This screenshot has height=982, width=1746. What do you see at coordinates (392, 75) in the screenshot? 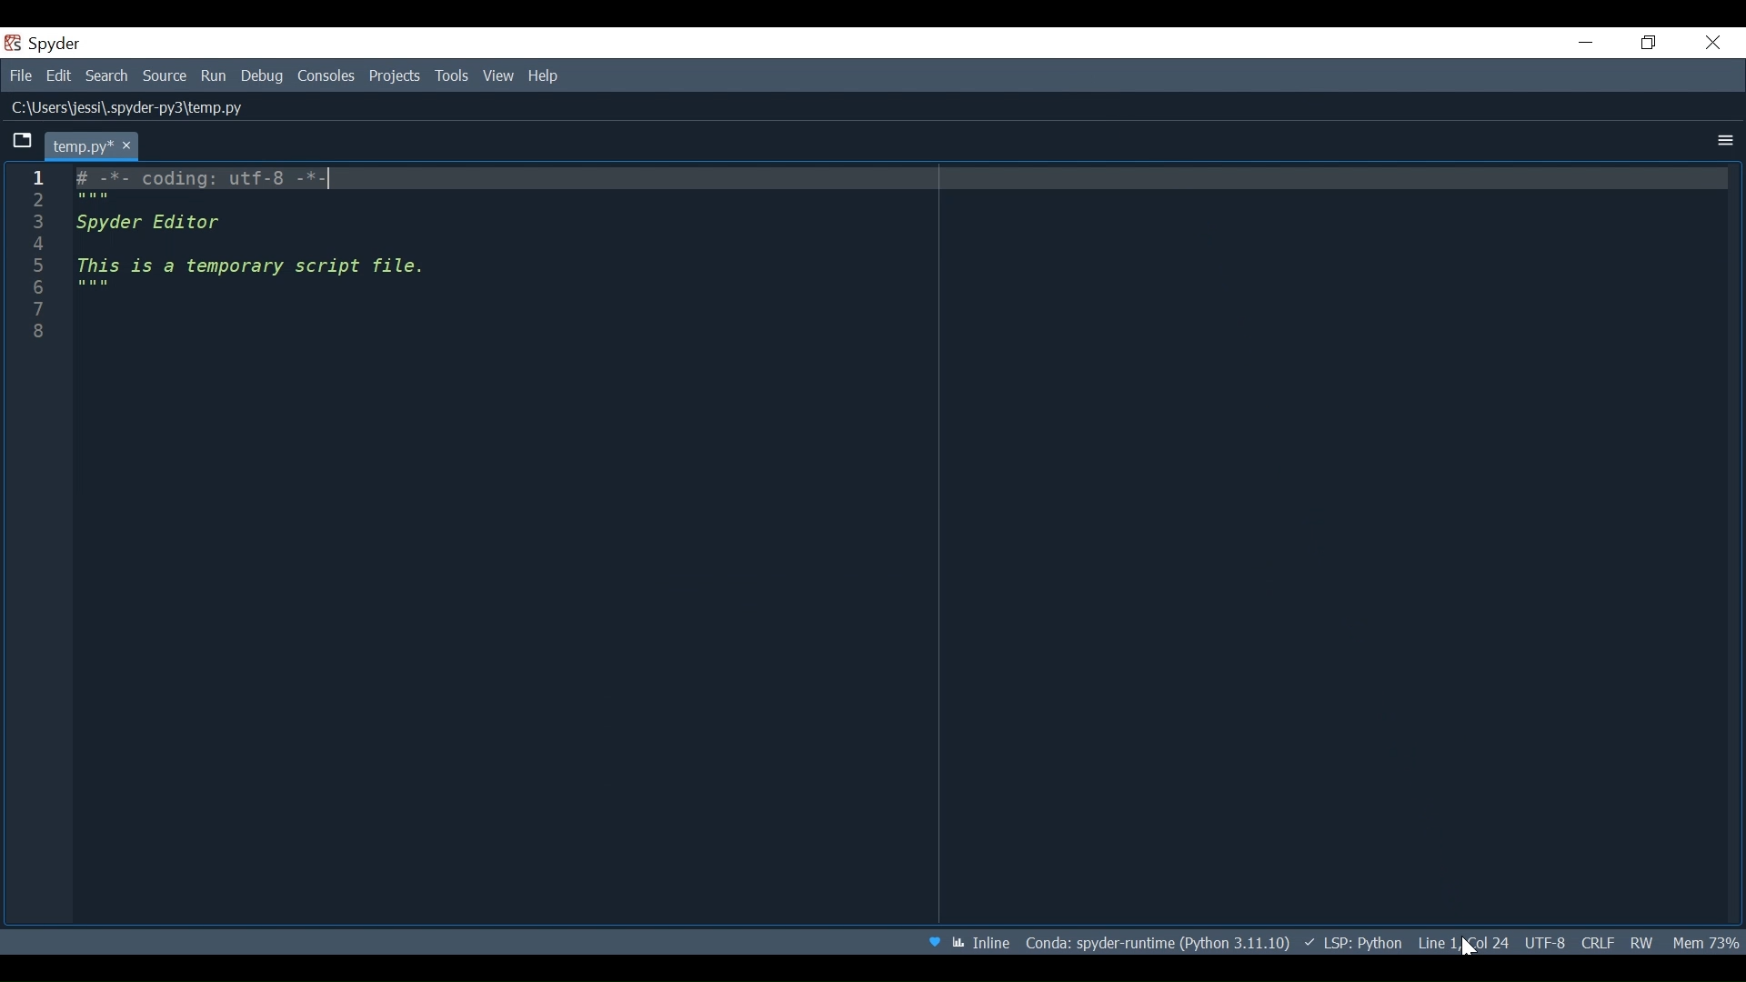
I see `Projects` at bounding box center [392, 75].